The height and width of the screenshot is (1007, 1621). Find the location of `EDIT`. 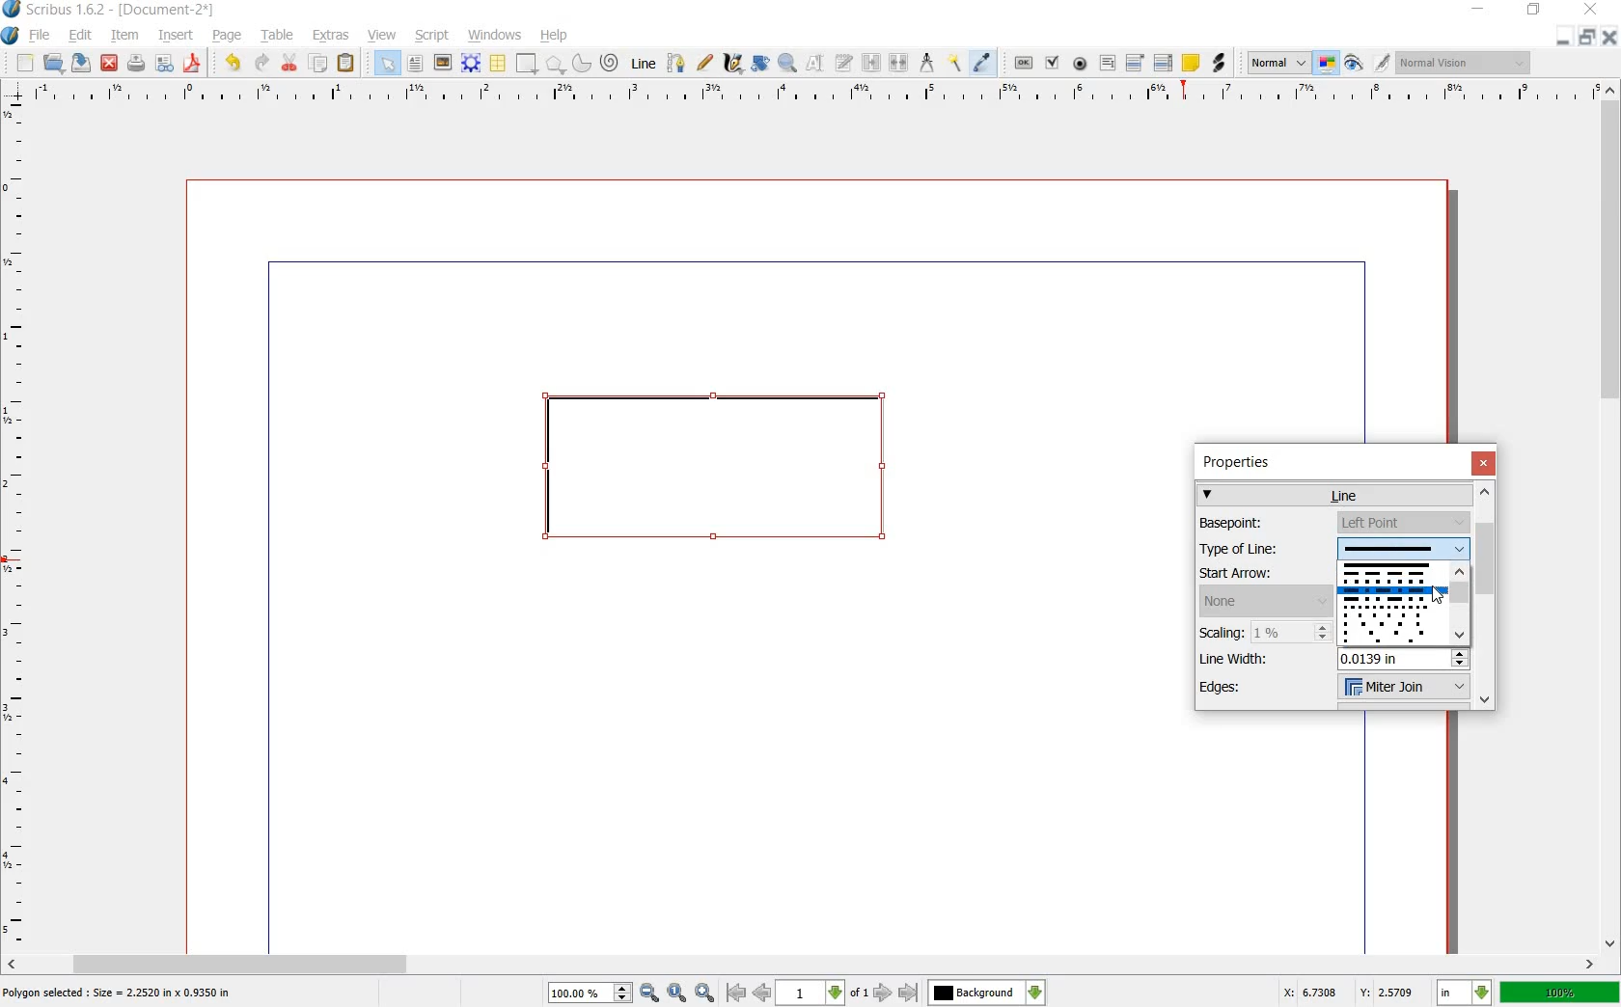

EDIT is located at coordinates (79, 36).